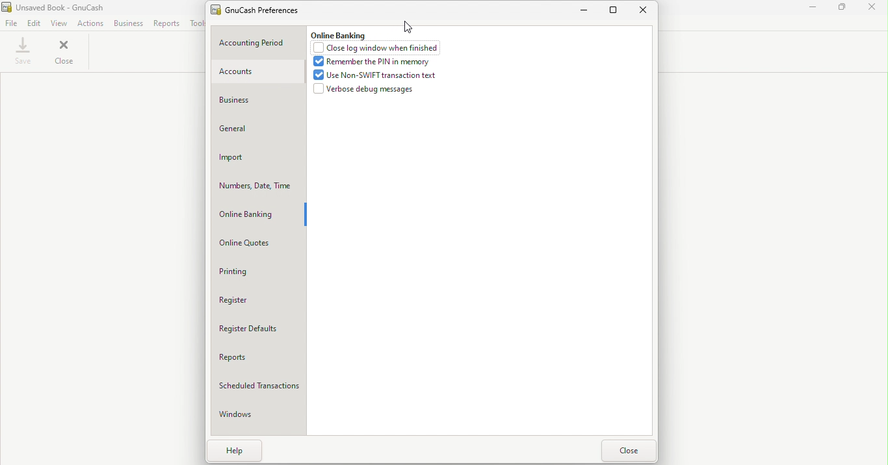 This screenshot has height=465, width=888. I want to click on Close, so click(66, 53).